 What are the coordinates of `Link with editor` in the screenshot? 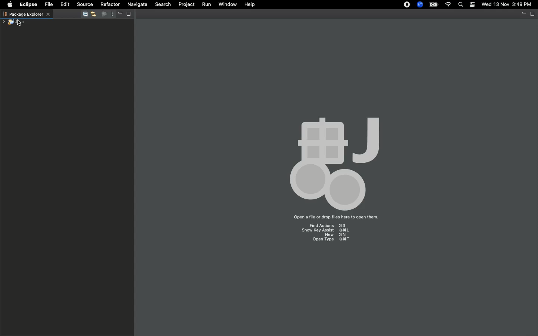 It's located at (94, 14).